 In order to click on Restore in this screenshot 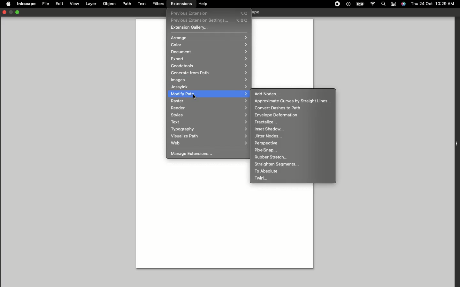, I will do `click(11, 12)`.